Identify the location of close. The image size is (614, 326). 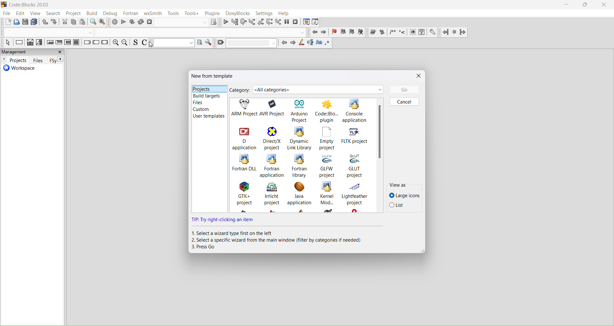
(418, 75).